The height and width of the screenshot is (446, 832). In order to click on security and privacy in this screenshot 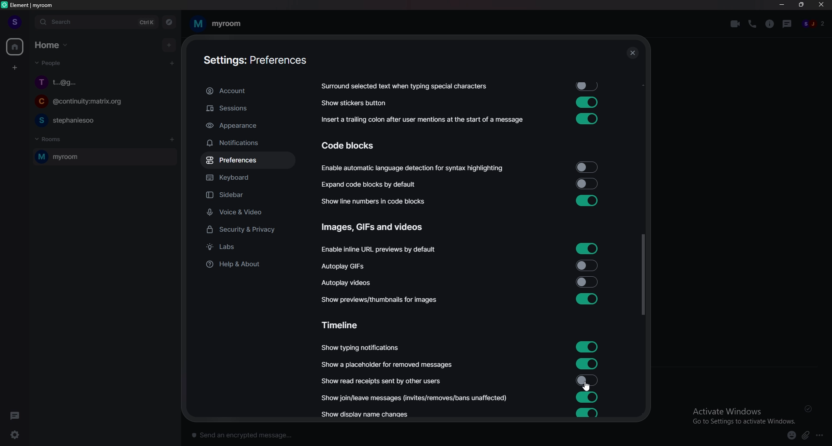, I will do `click(248, 230)`.